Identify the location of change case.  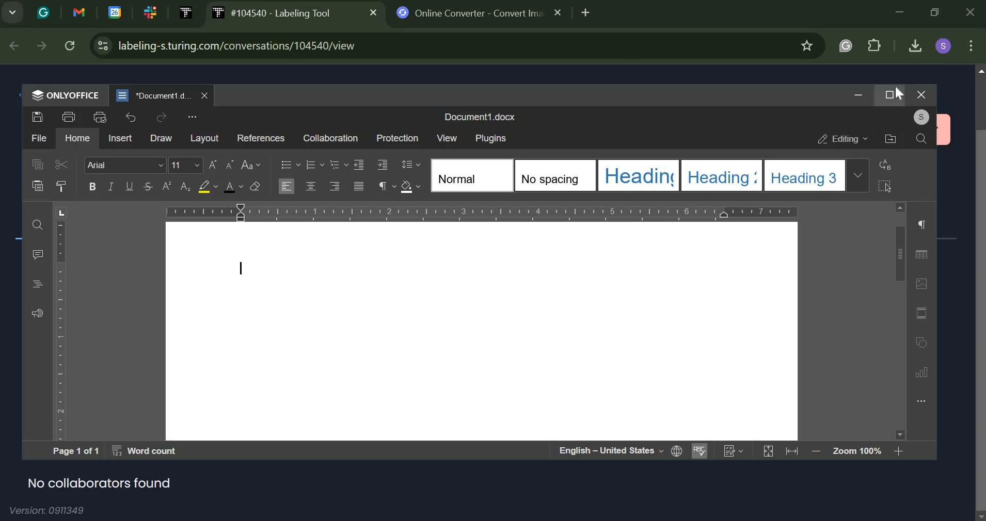
(250, 164).